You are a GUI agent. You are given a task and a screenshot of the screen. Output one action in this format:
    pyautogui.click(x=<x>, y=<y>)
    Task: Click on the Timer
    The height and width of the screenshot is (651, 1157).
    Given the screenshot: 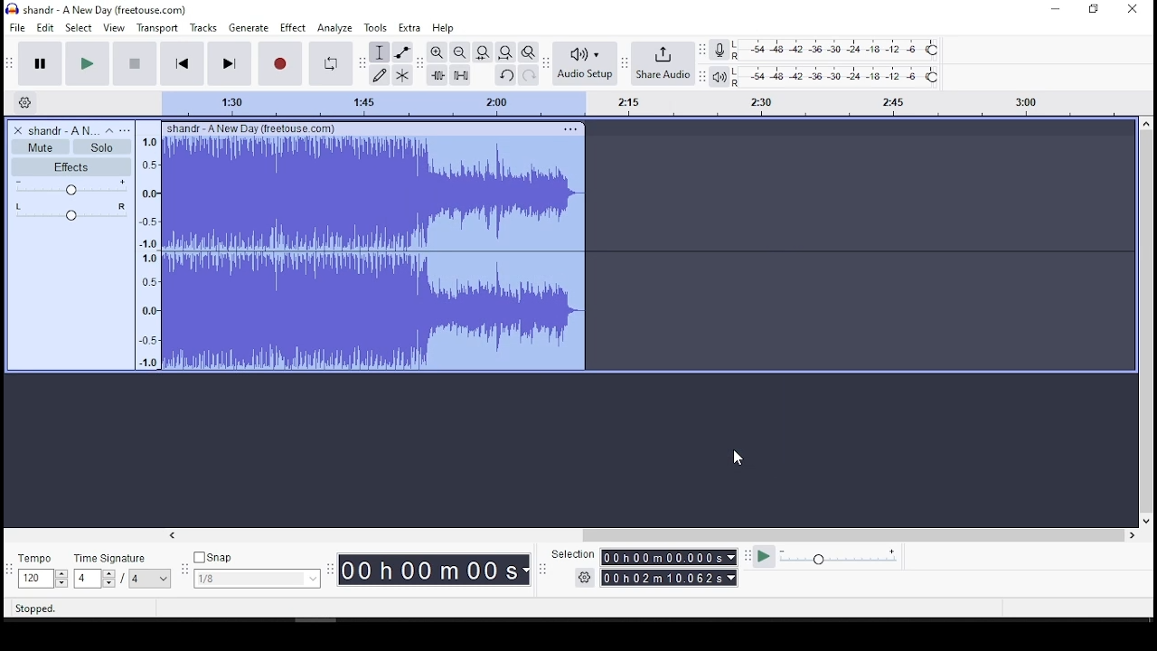 What is the action you would take?
    pyautogui.click(x=431, y=571)
    